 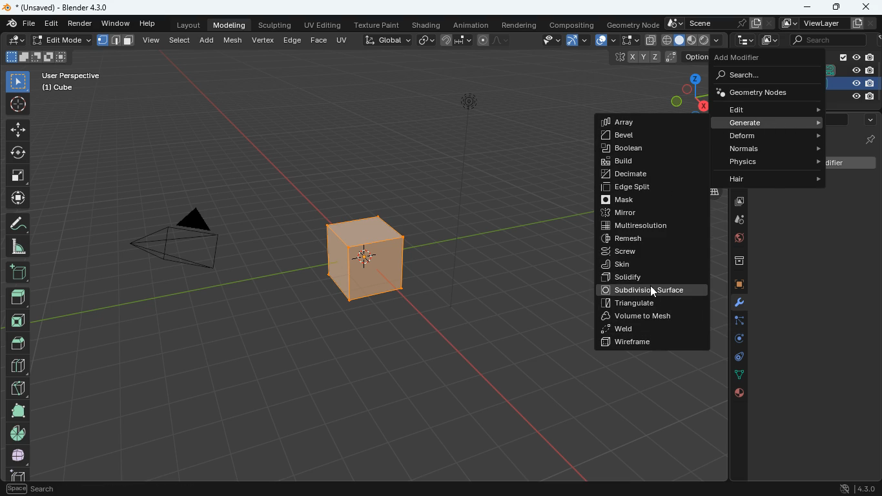 What do you see at coordinates (36, 57) in the screenshot?
I see `shapes` at bounding box center [36, 57].